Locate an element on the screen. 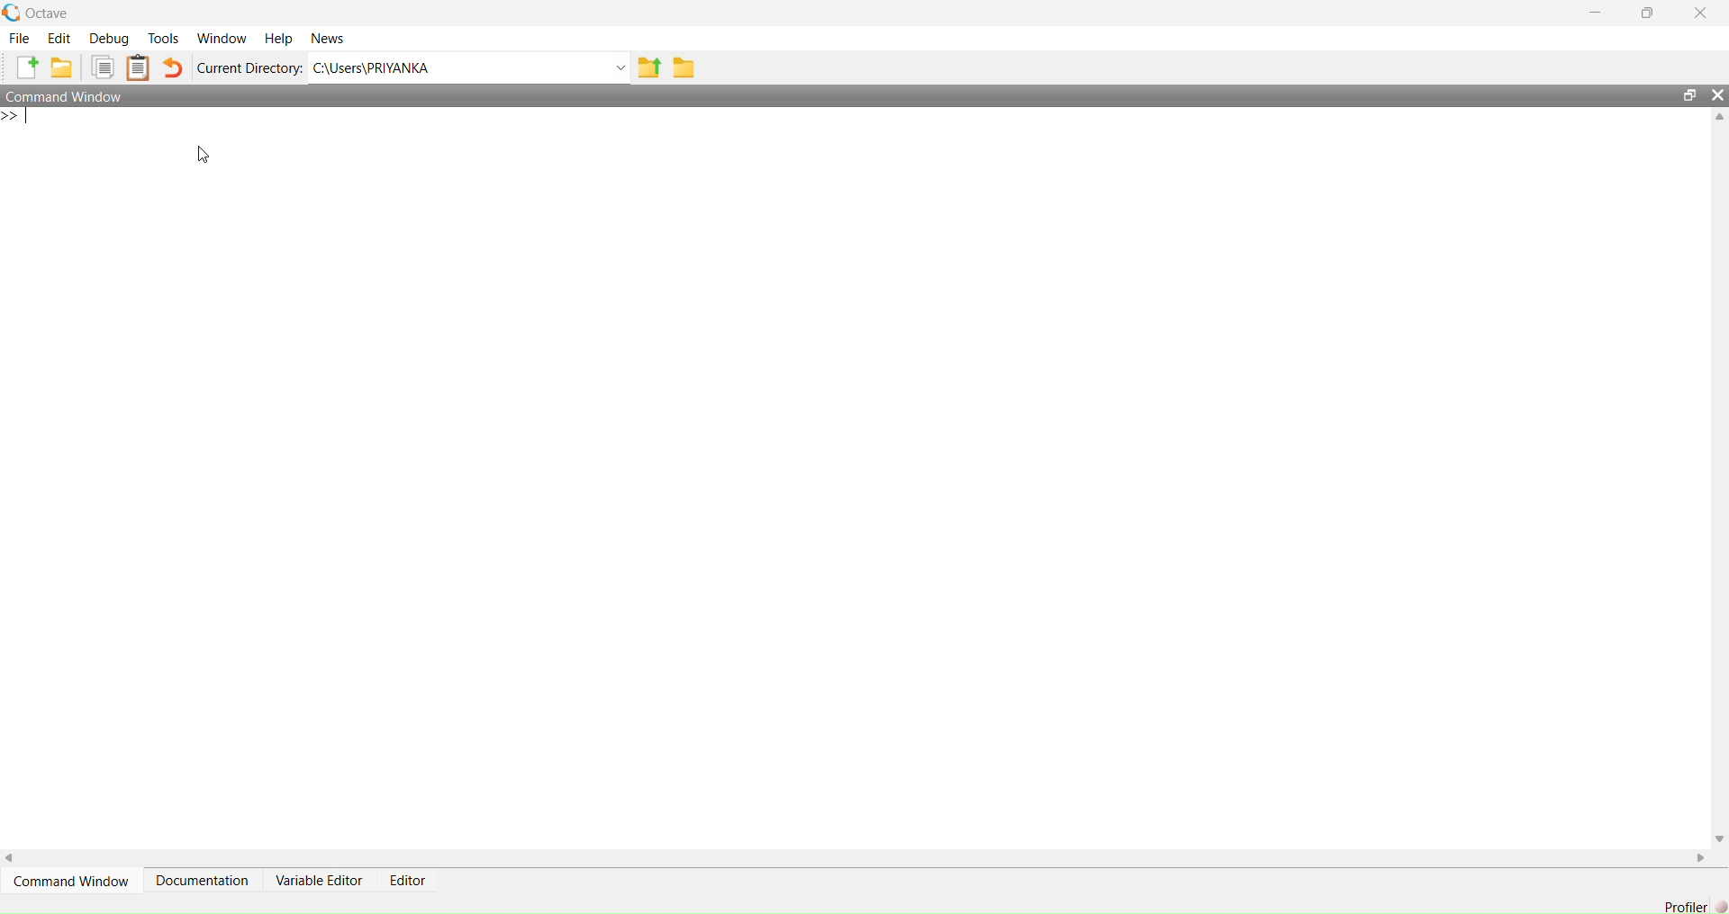 The height and width of the screenshot is (914, 1729). Debug is located at coordinates (112, 39).